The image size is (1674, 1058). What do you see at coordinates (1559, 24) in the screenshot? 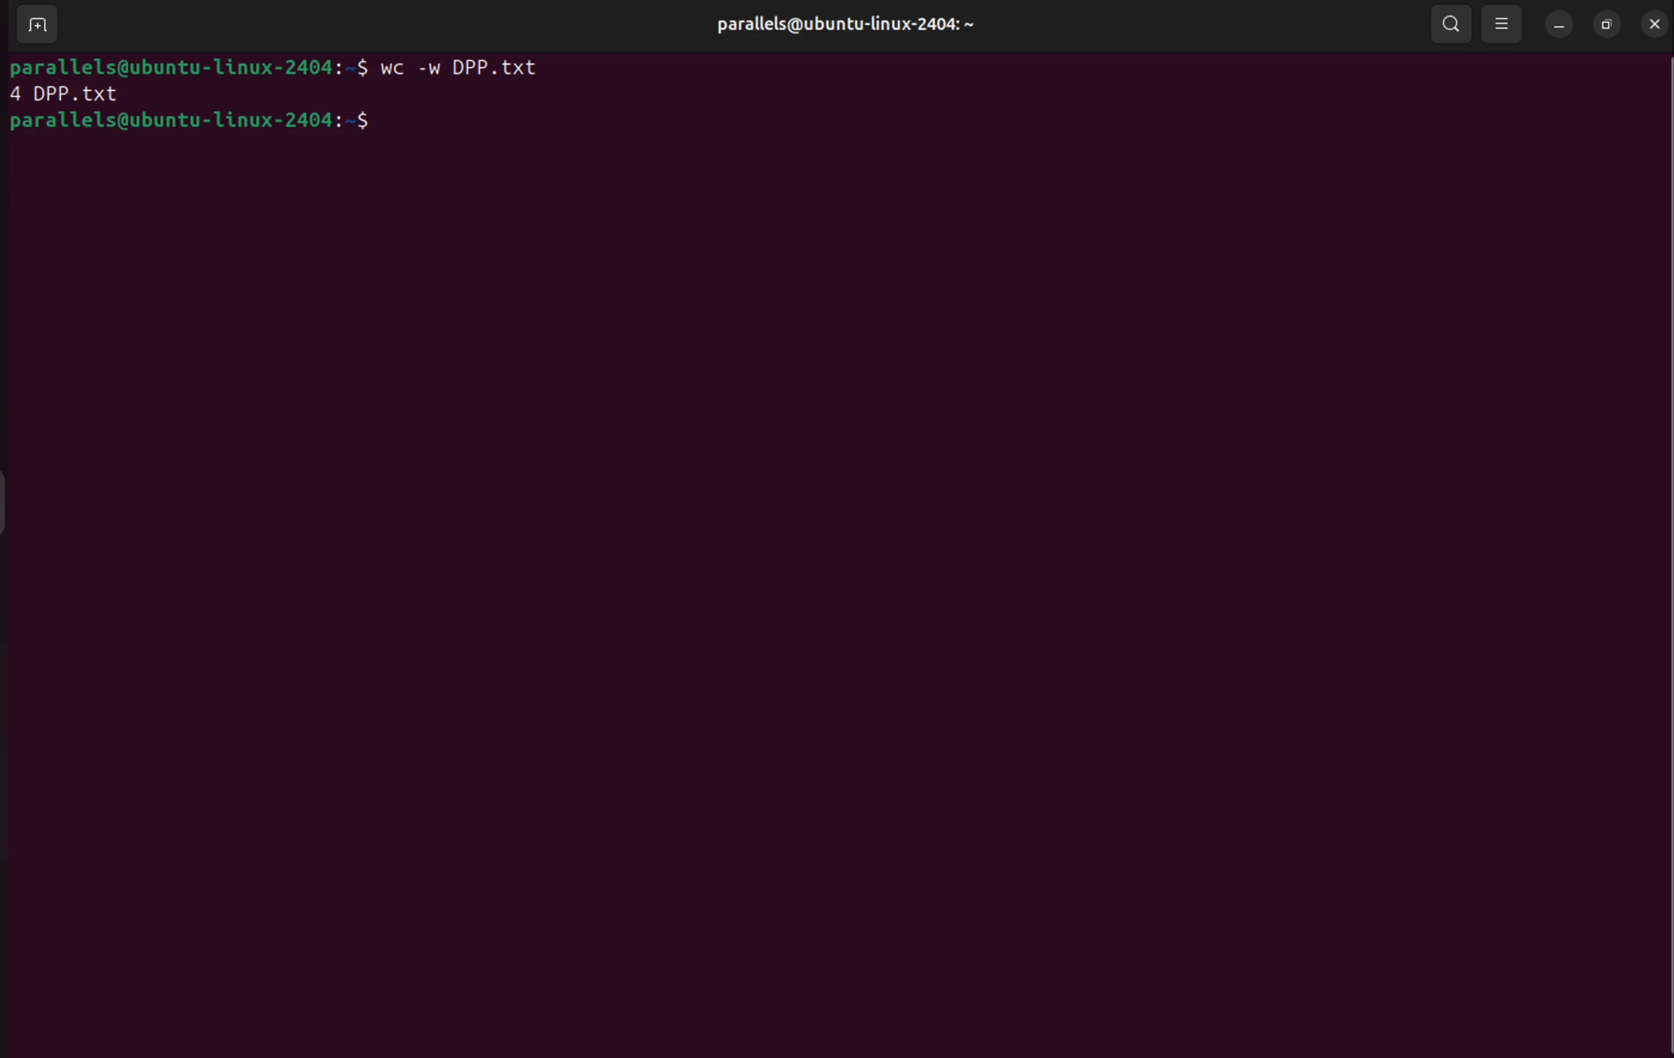
I see `minimize` at bounding box center [1559, 24].